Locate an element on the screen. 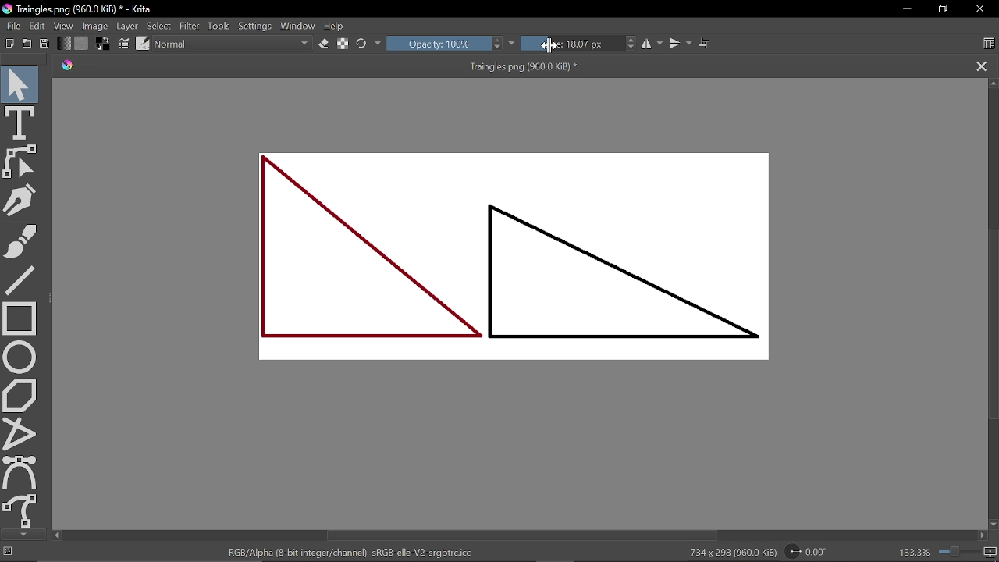 This screenshot has height=562, width=999. Vertical mirror tool is located at coordinates (681, 44).